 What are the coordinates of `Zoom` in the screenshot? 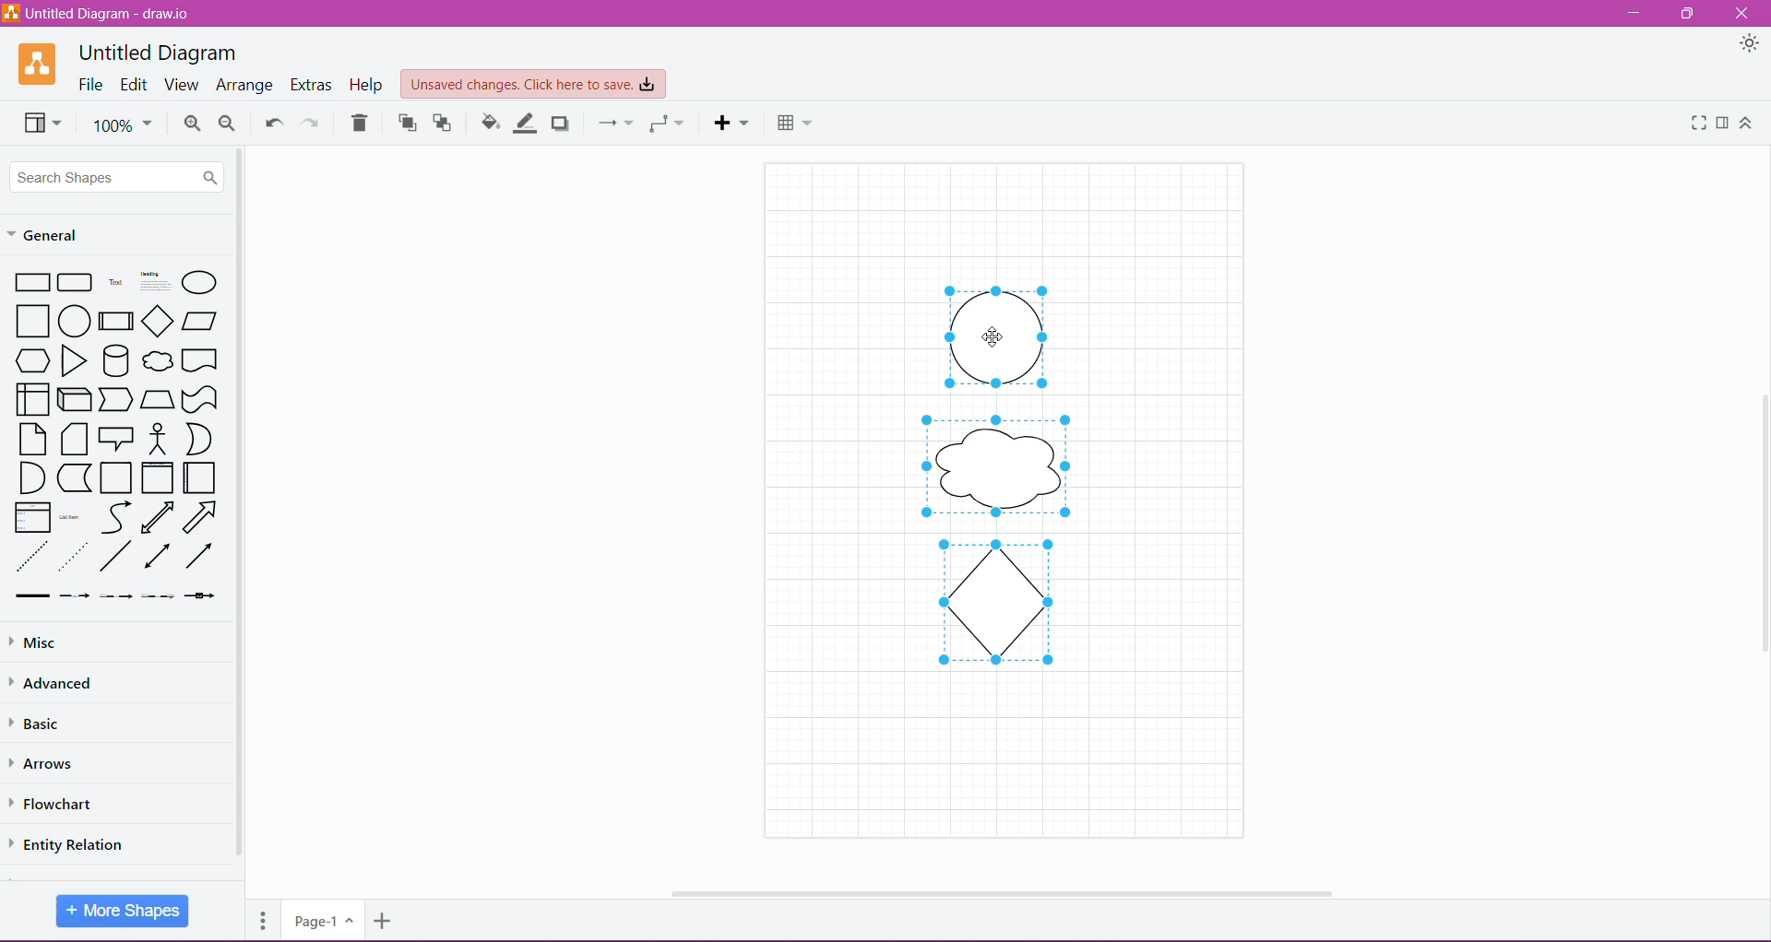 It's located at (122, 124).